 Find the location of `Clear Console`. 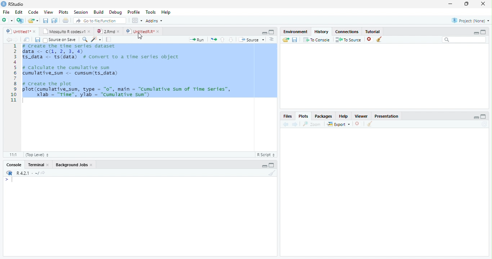

Clear Console is located at coordinates (379, 40).